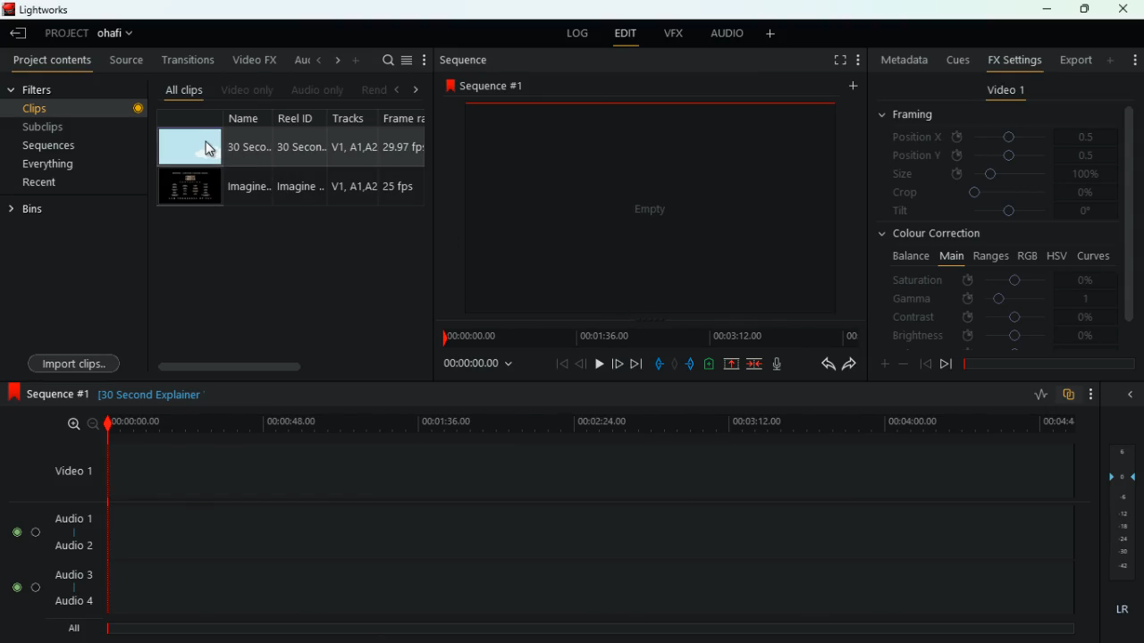 The width and height of the screenshot is (1144, 643). Describe the element at coordinates (995, 213) in the screenshot. I see `tilt` at that location.